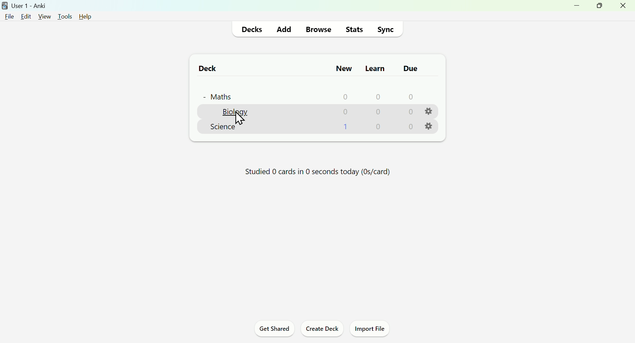  Describe the element at coordinates (284, 28) in the screenshot. I see `Add` at that location.